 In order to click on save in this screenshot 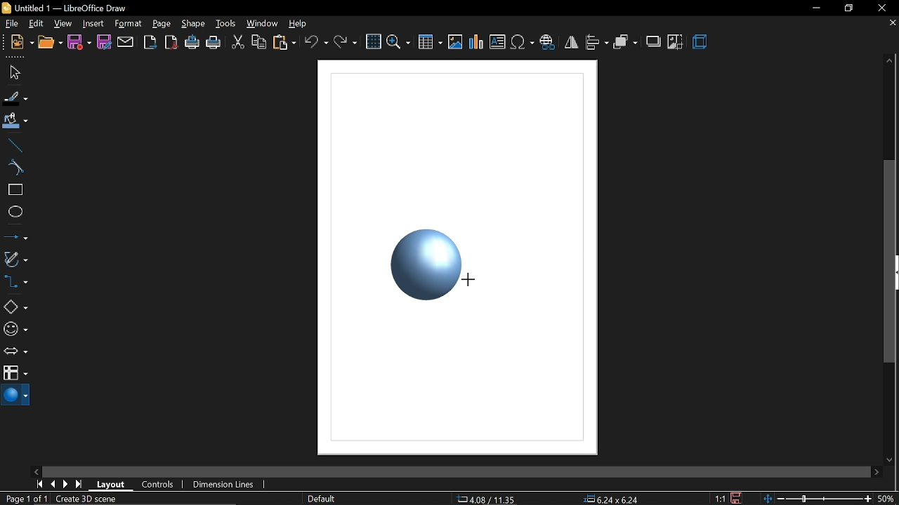, I will do `click(739, 497)`.